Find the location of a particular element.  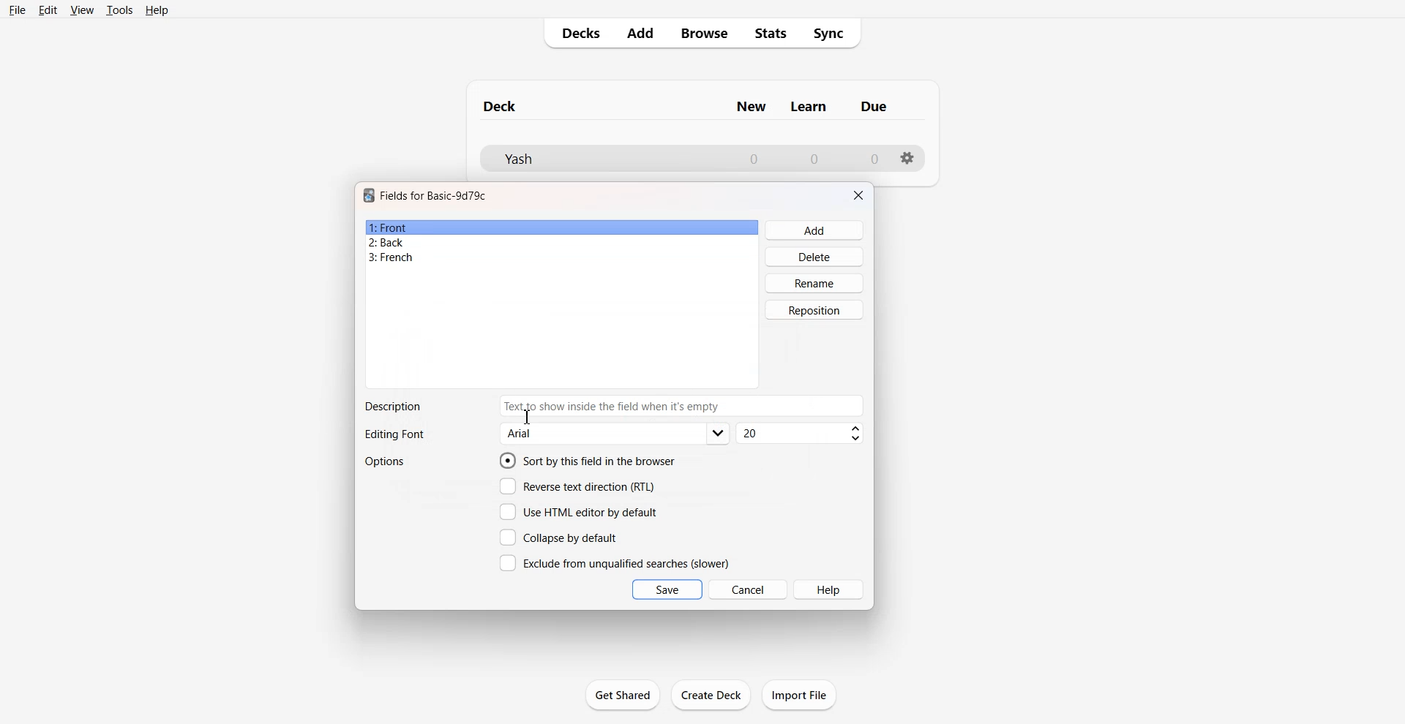

Delete is located at coordinates (815, 256).